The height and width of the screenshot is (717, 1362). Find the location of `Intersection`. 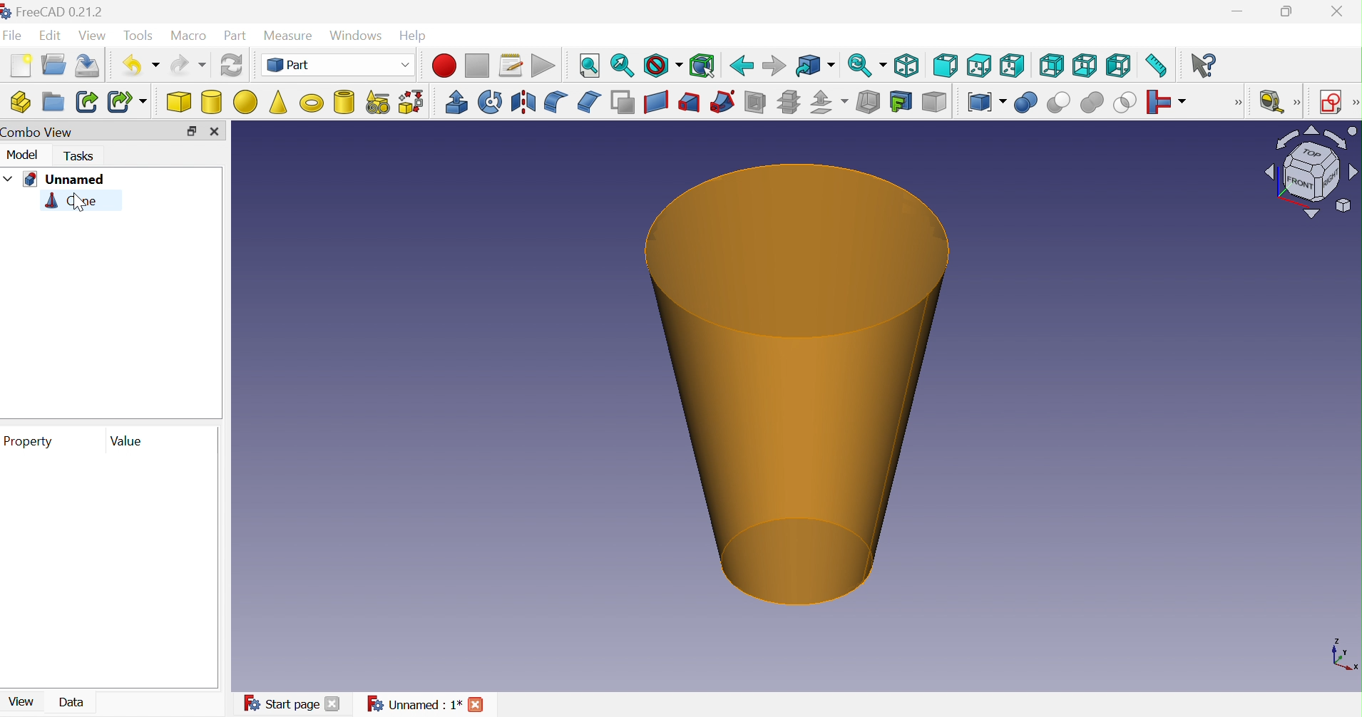

Intersection is located at coordinates (1125, 105).